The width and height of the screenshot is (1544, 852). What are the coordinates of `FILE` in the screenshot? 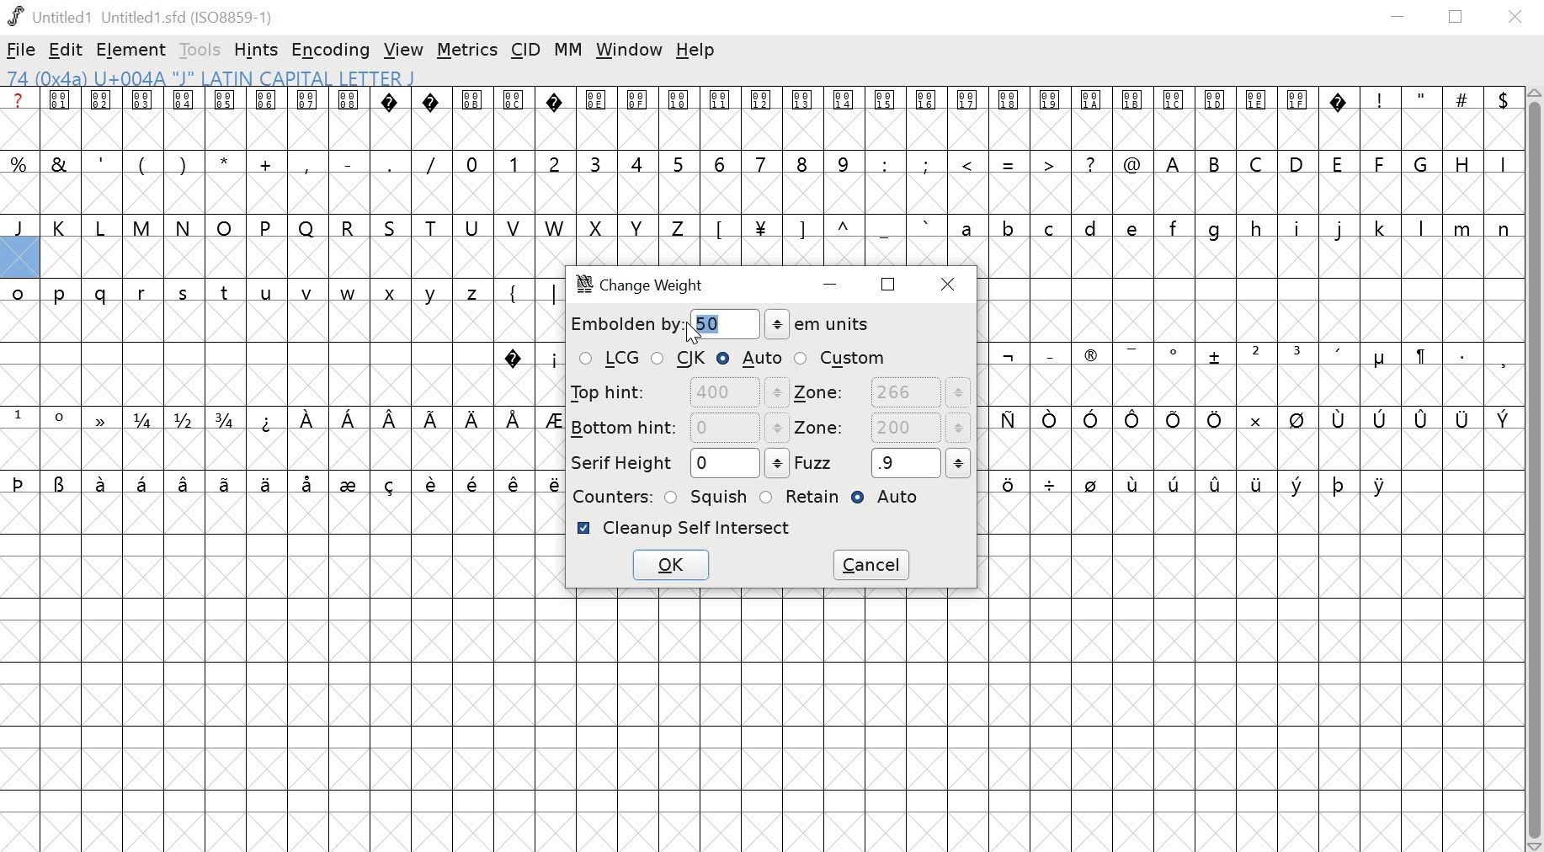 It's located at (21, 50).